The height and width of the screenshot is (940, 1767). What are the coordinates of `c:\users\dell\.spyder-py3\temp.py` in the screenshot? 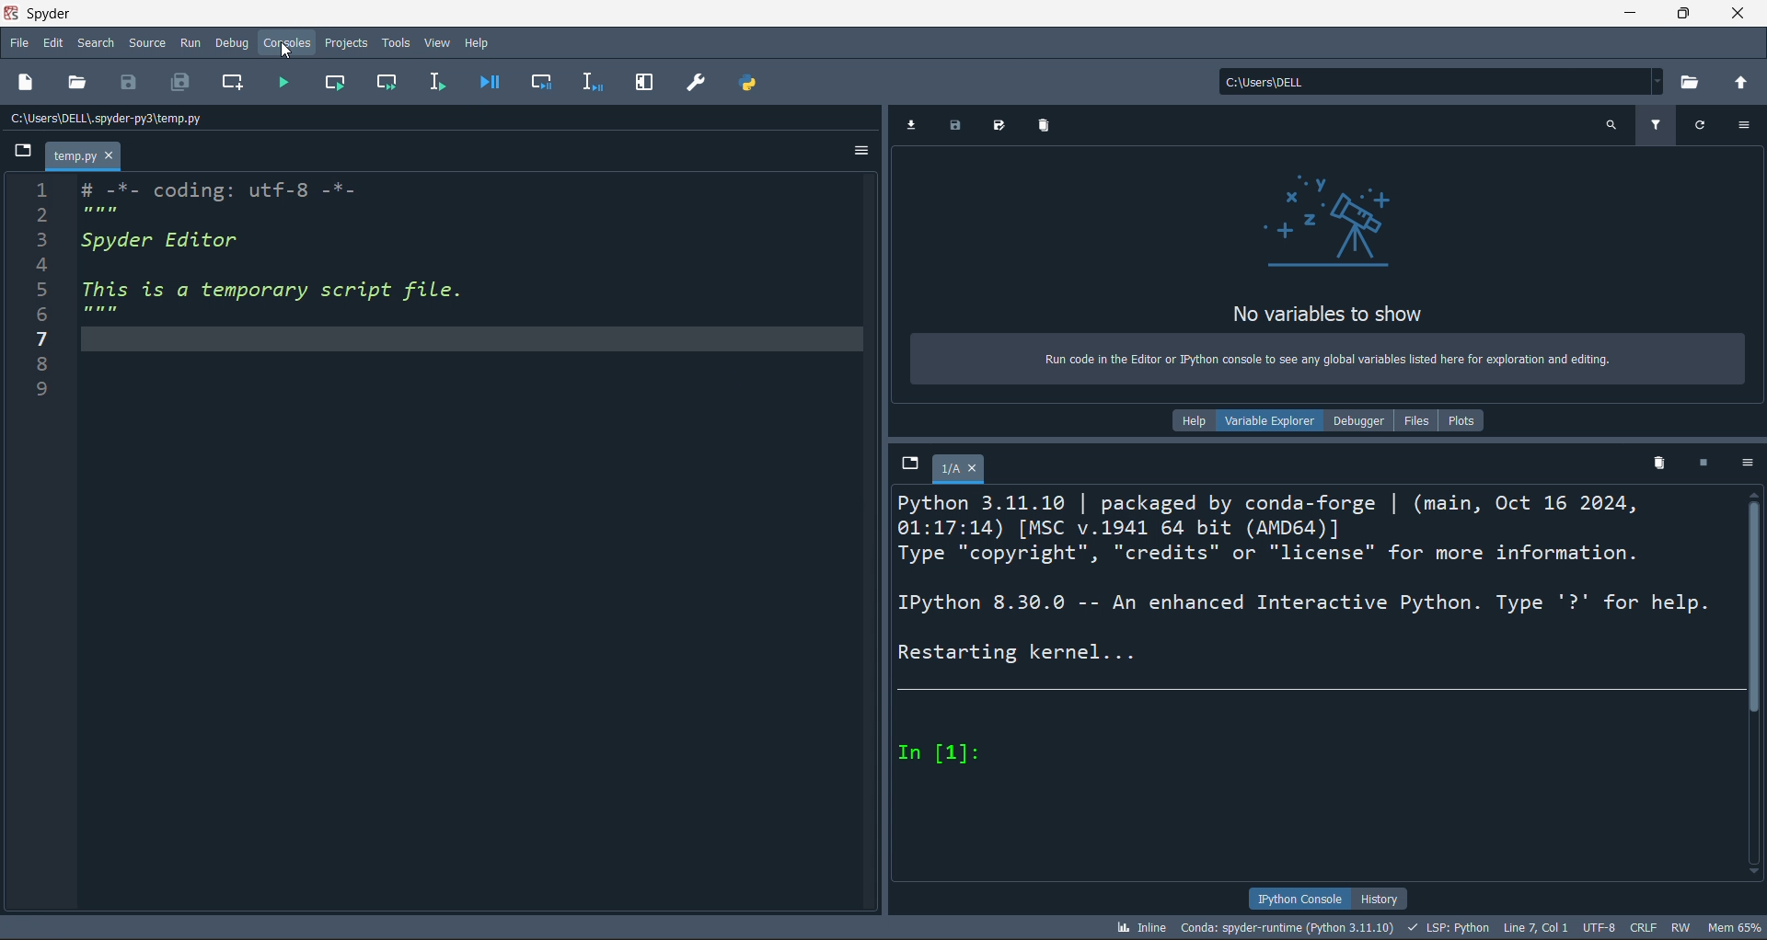 It's located at (112, 121).